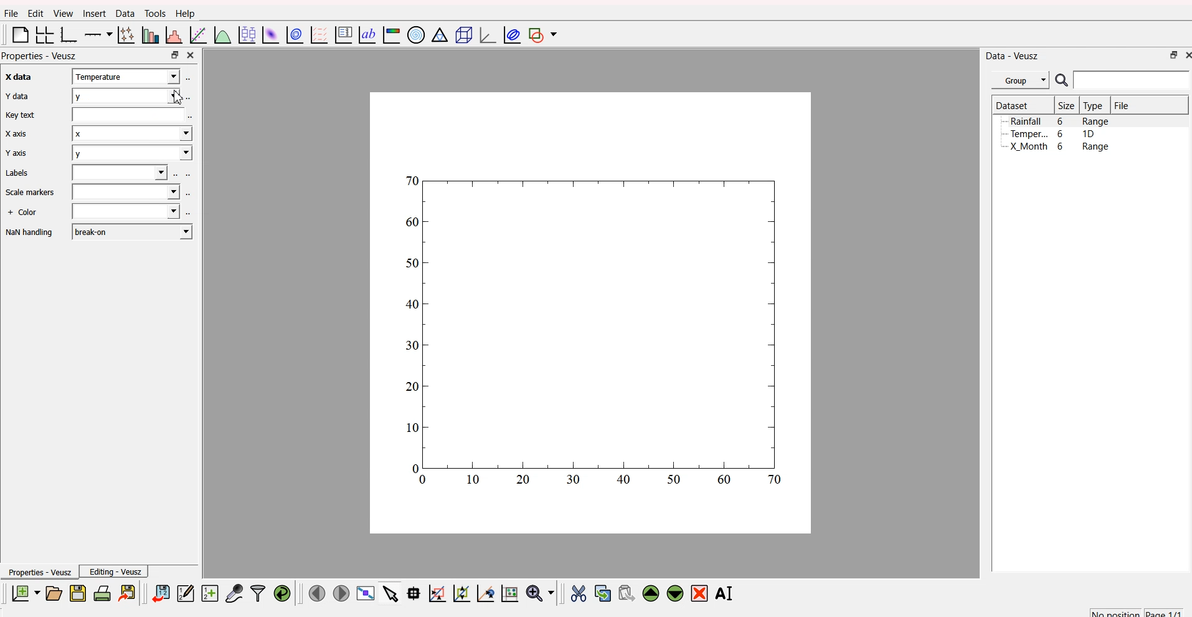 Image resolution: width=1192 pixels, height=617 pixels. Describe the element at coordinates (175, 36) in the screenshot. I see `histogram of dataset` at that location.